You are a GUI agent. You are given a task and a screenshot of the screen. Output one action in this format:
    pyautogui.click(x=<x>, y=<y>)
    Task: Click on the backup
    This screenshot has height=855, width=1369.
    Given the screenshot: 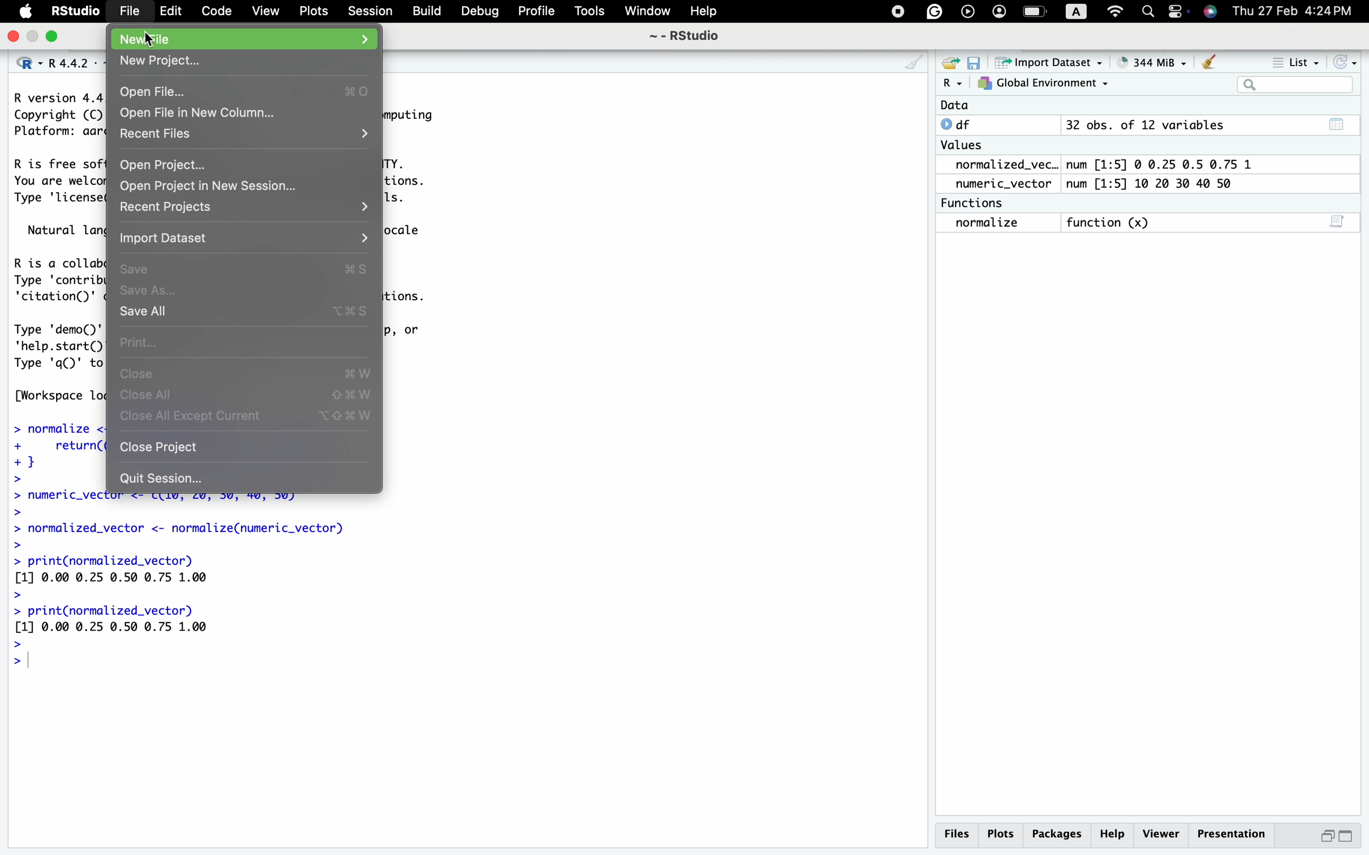 What is the action you would take?
    pyautogui.click(x=966, y=12)
    